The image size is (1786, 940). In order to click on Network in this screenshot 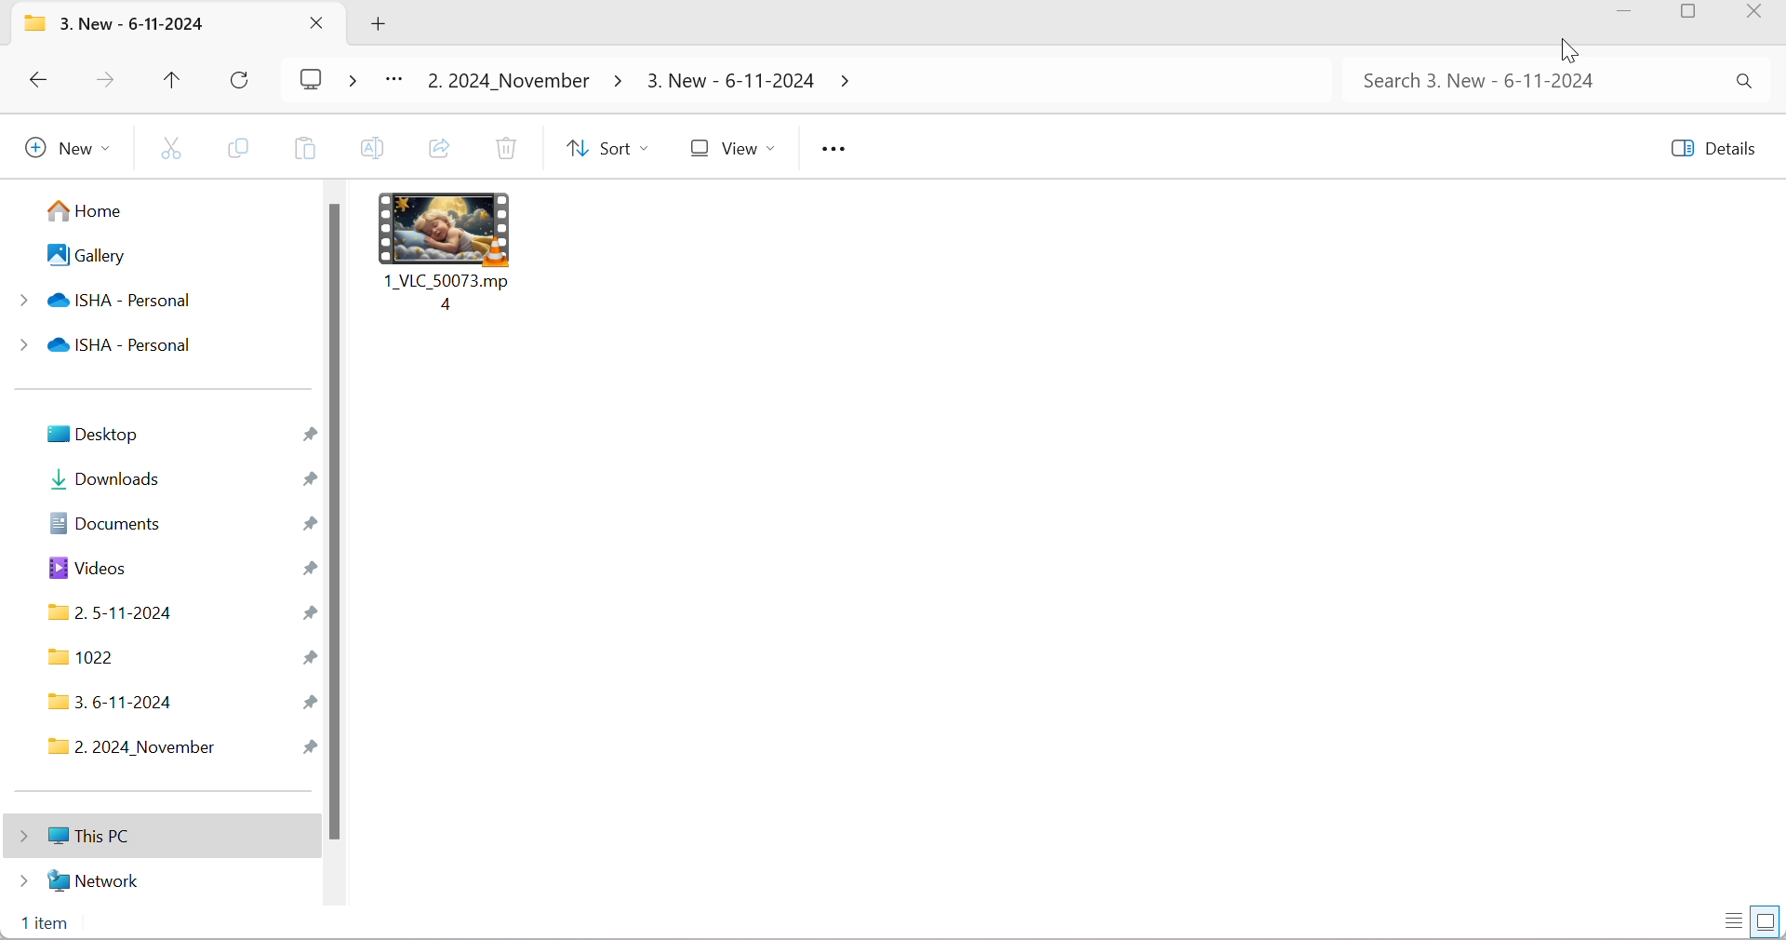, I will do `click(83, 879)`.